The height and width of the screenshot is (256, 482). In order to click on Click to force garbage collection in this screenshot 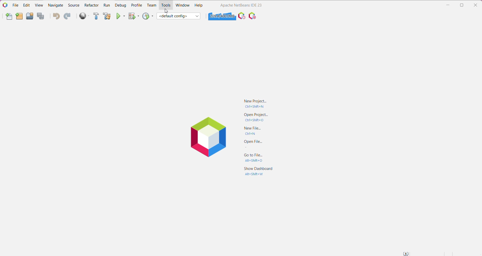, I will do `click(222, 16)`.